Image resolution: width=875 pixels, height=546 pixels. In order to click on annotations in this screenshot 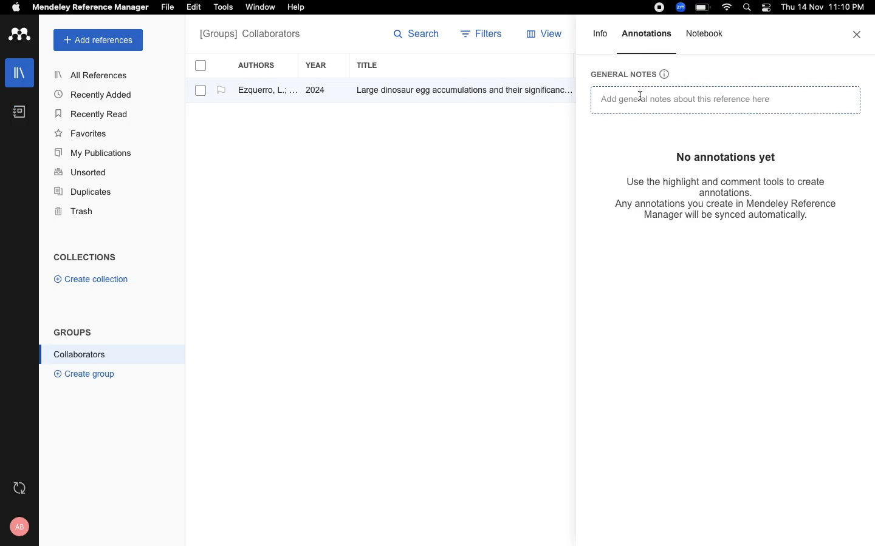, I will do `click(648, 33)`.